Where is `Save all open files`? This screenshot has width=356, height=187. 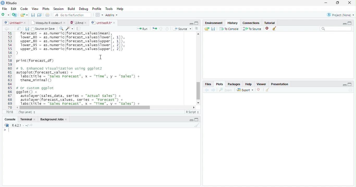
Save all open files is located at coordinates (40, 15).